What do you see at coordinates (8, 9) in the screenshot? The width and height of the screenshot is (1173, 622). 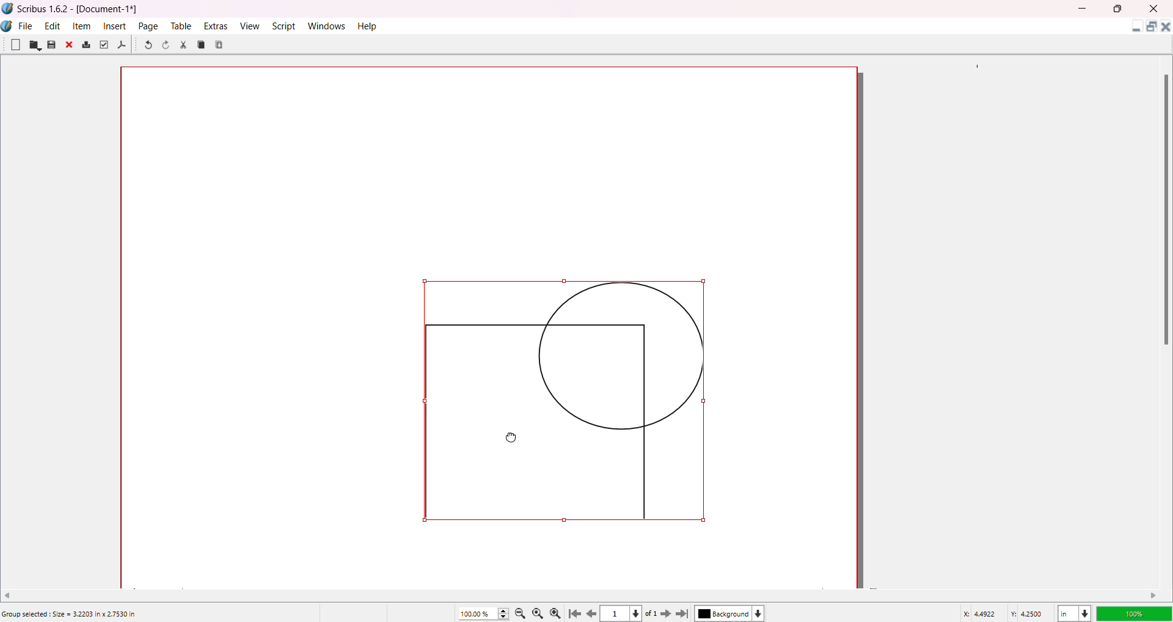 I see `Logo` at bounding box center [8, 9].